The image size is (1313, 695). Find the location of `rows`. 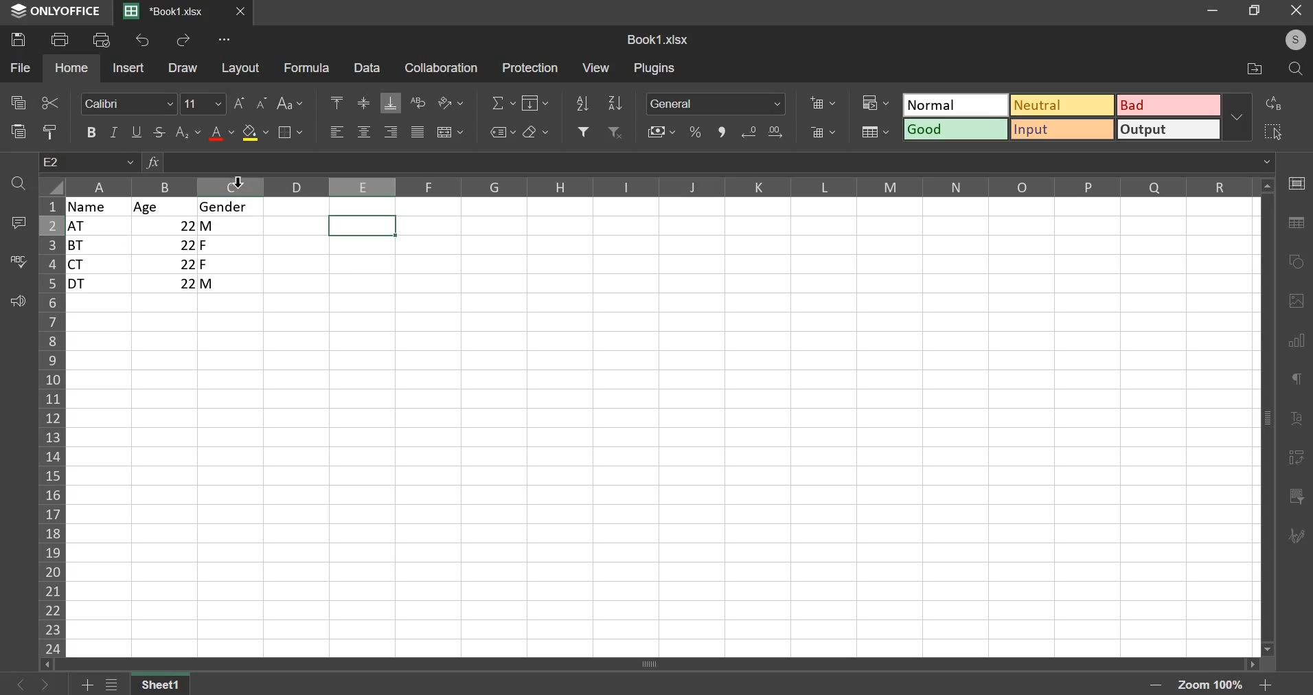

rows is located at coordinates (49, 427).